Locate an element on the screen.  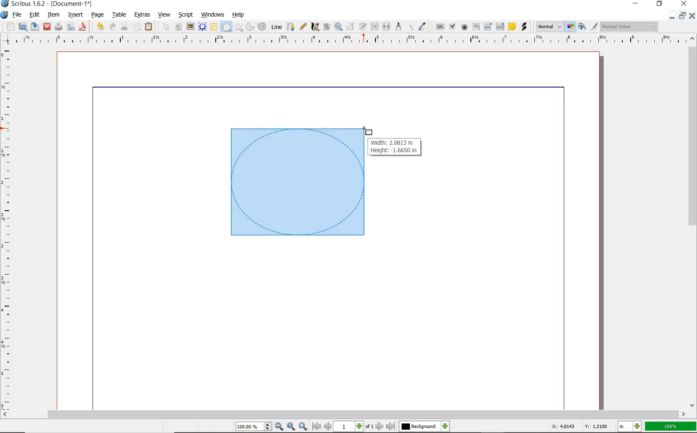
RENDER FRAME is located at coordinates (202, 27).